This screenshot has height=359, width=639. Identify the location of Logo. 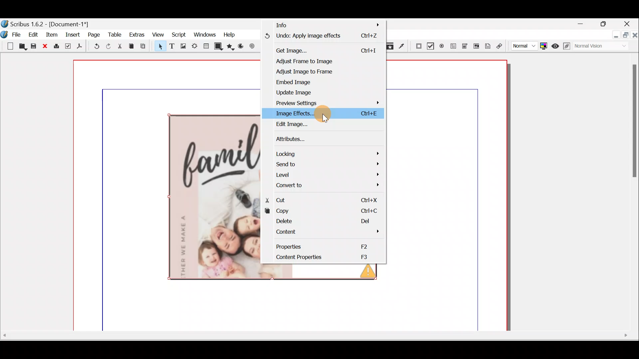
(5, 34).